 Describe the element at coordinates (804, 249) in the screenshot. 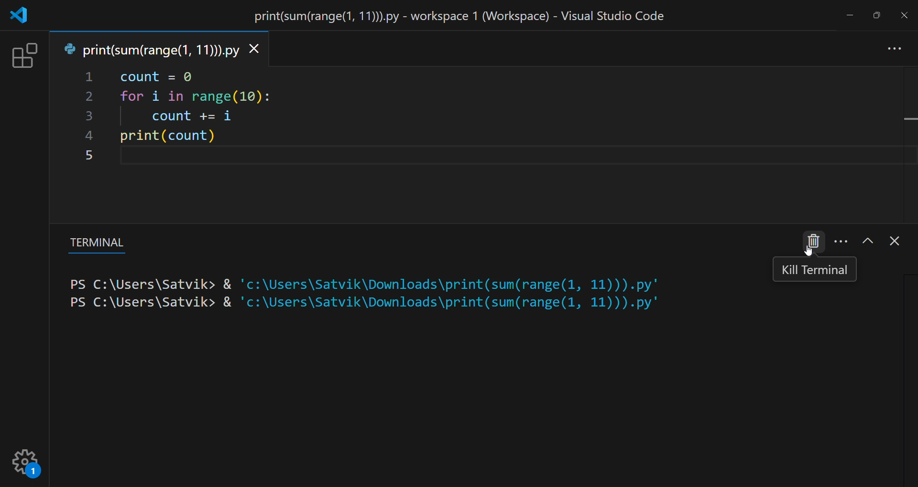

I see `cursor` at that location.